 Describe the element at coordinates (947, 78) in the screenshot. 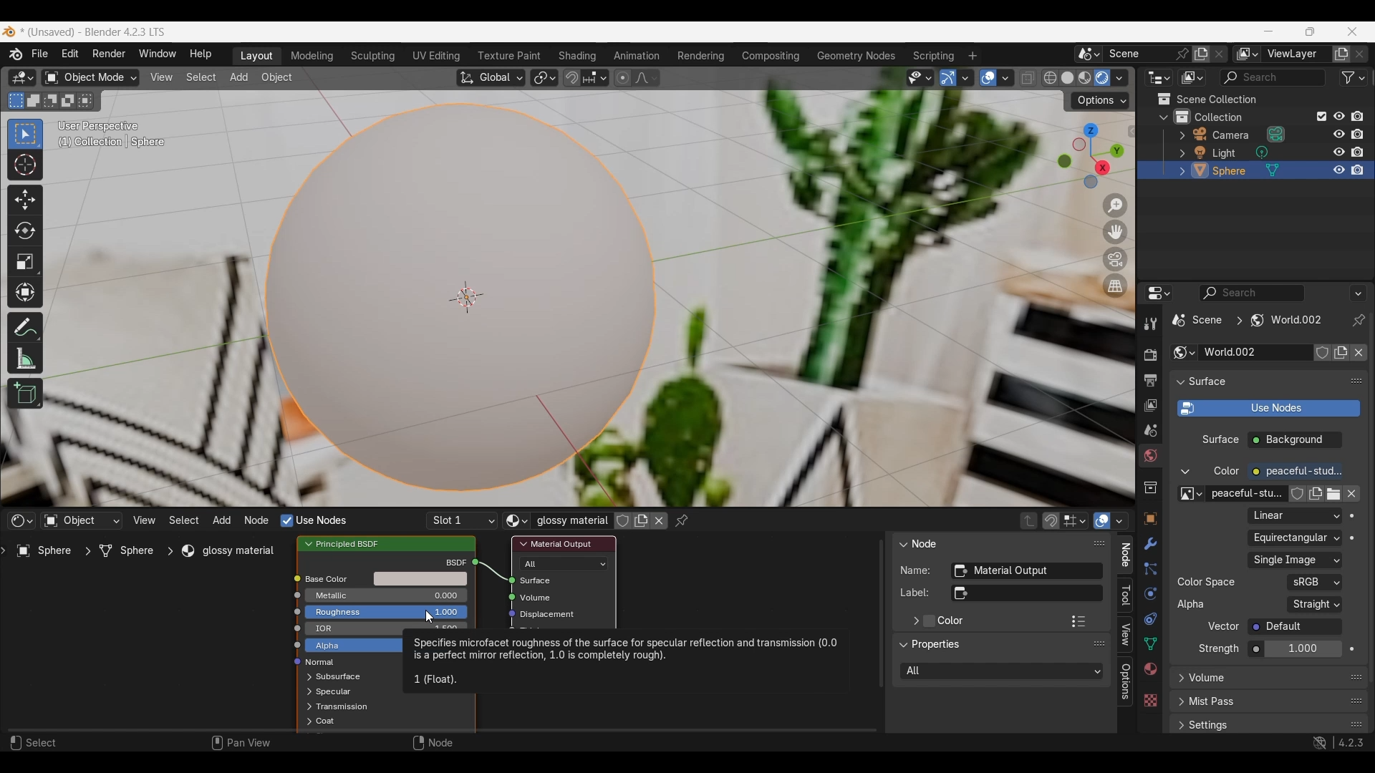

I see `Show gizmo` at that location.